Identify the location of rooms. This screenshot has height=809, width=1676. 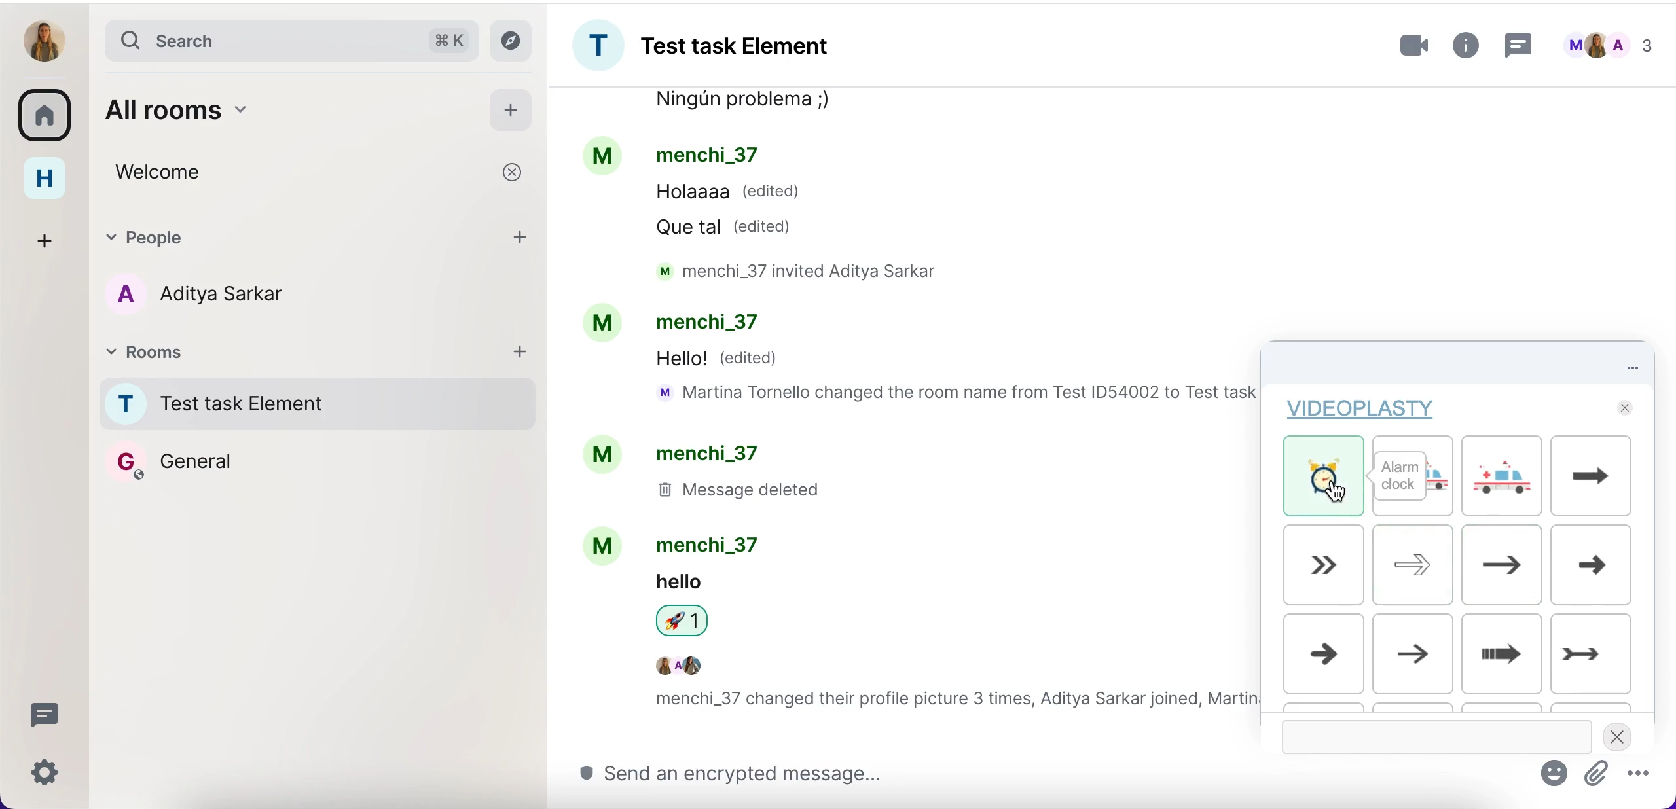
(46, 115).